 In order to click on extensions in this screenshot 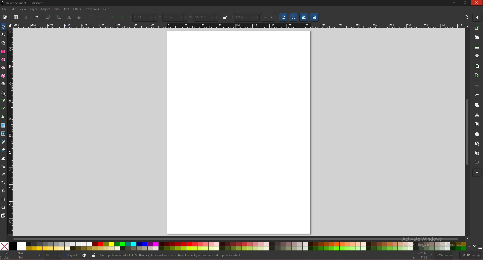, I will do `click(92, 9)`.